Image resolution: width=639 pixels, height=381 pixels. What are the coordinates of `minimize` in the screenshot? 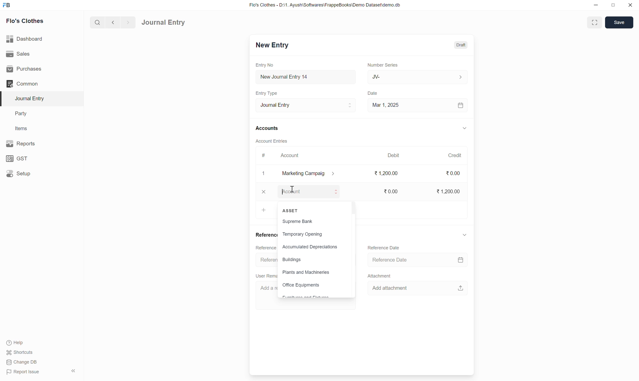 It's located at (596, 5).